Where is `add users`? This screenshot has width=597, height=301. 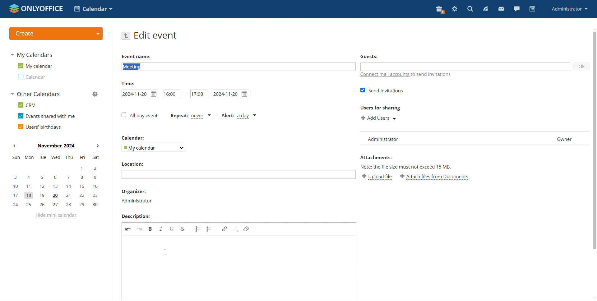
add users is located at coordinates (378, 118).